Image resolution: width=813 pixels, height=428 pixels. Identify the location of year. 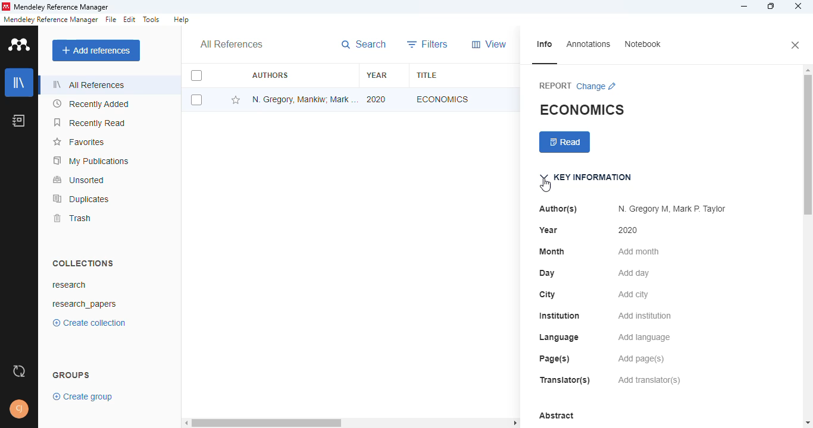
(377, 75).